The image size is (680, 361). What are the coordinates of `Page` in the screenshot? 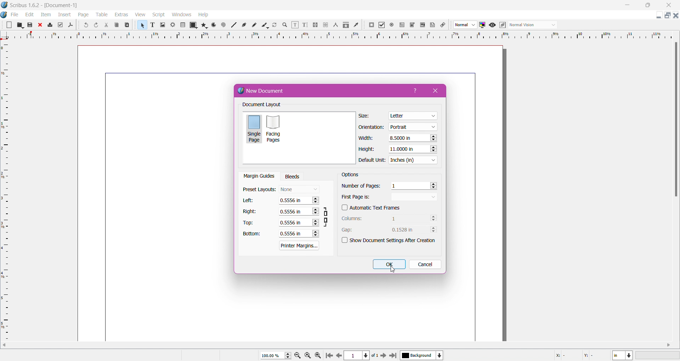 It's located at (84, 15).